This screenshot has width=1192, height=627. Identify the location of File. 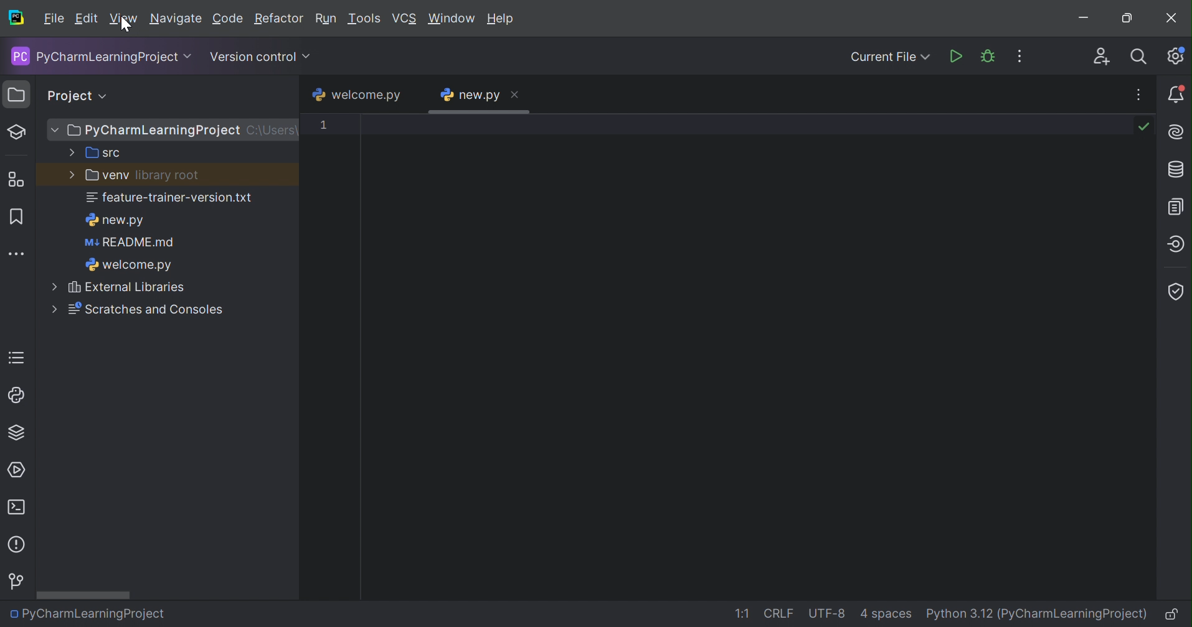
(53, 19).